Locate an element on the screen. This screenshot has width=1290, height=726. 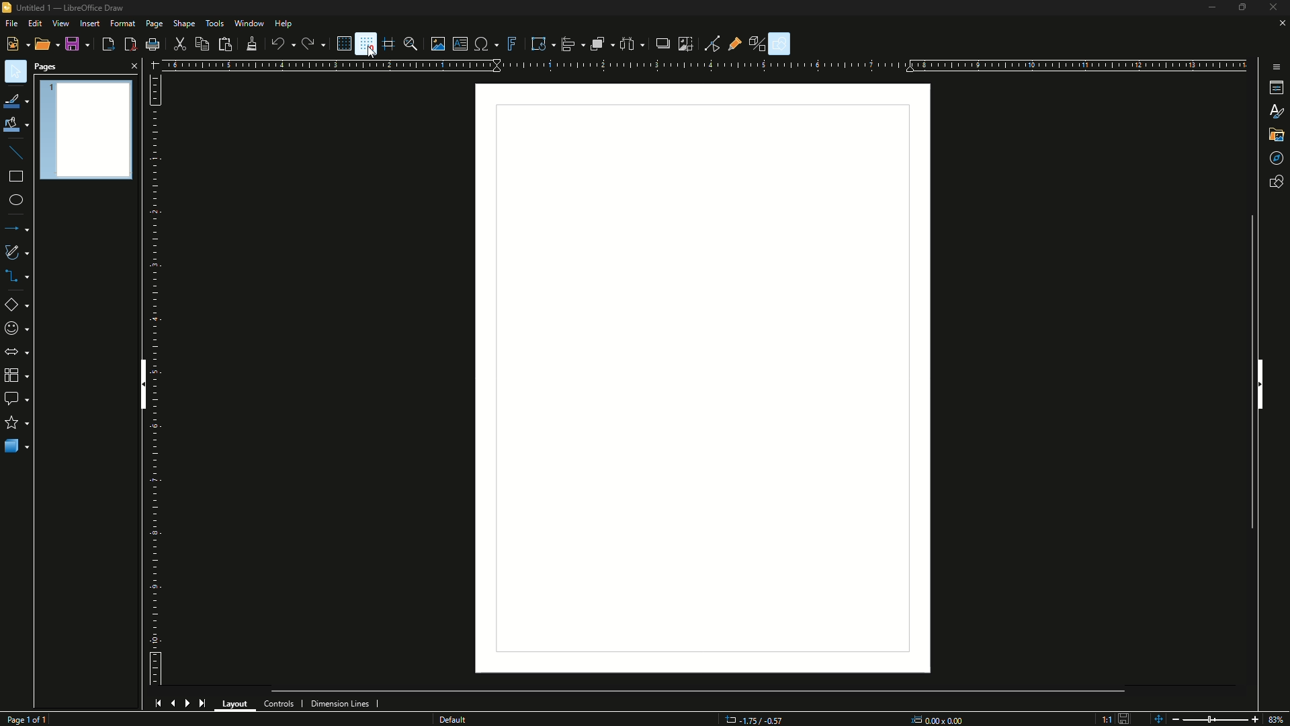
Helplines is located at coordinates (389, 44).